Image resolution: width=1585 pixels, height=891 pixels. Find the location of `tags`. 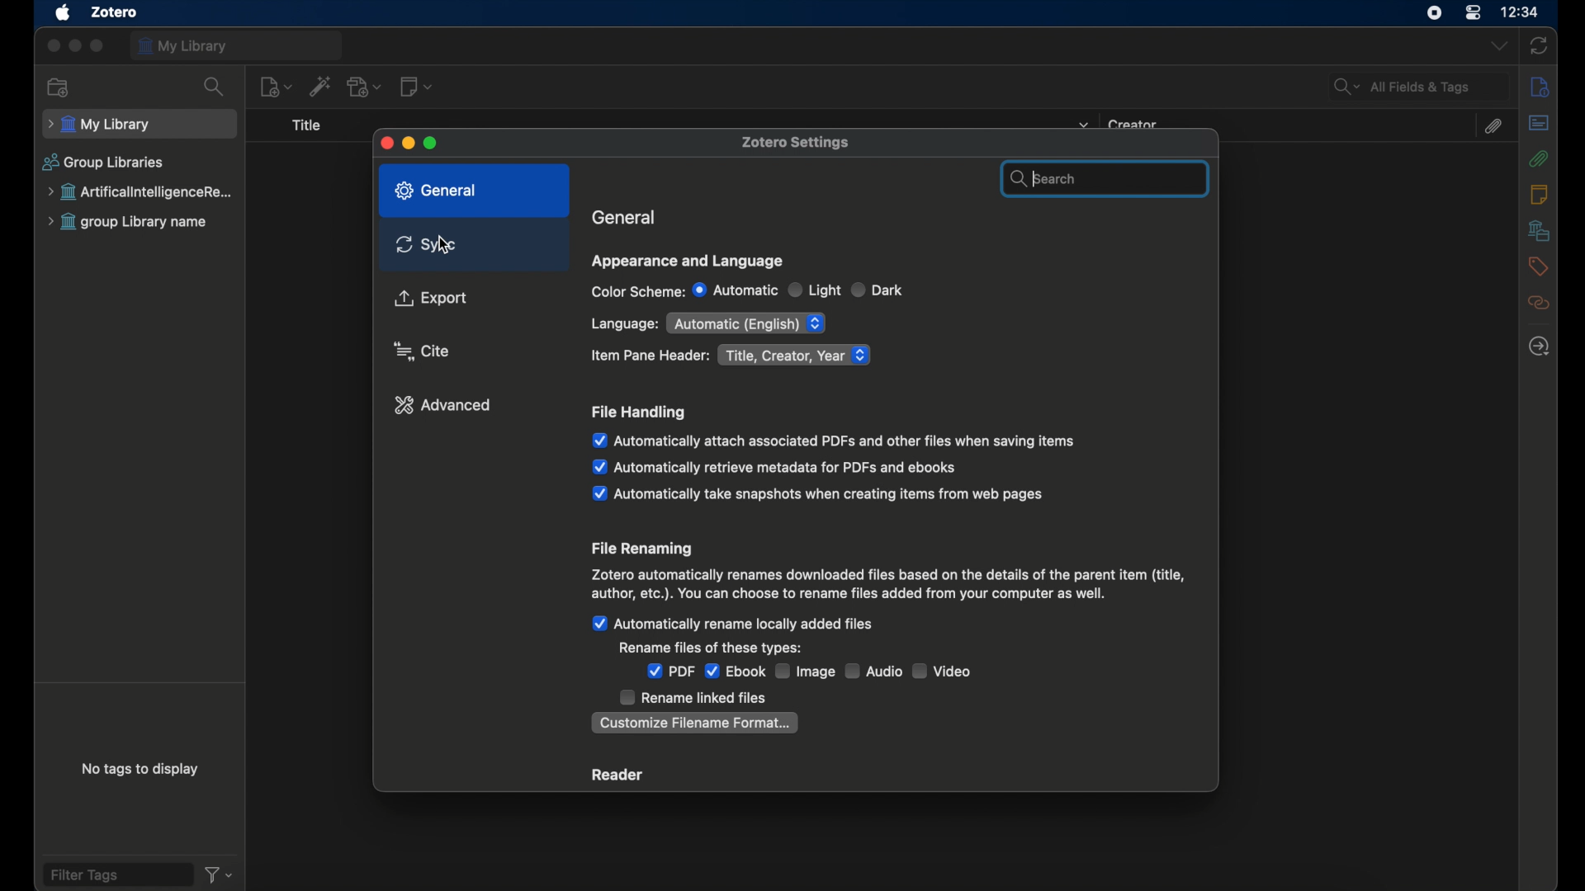

tags is located at coordinates (1537, 267).